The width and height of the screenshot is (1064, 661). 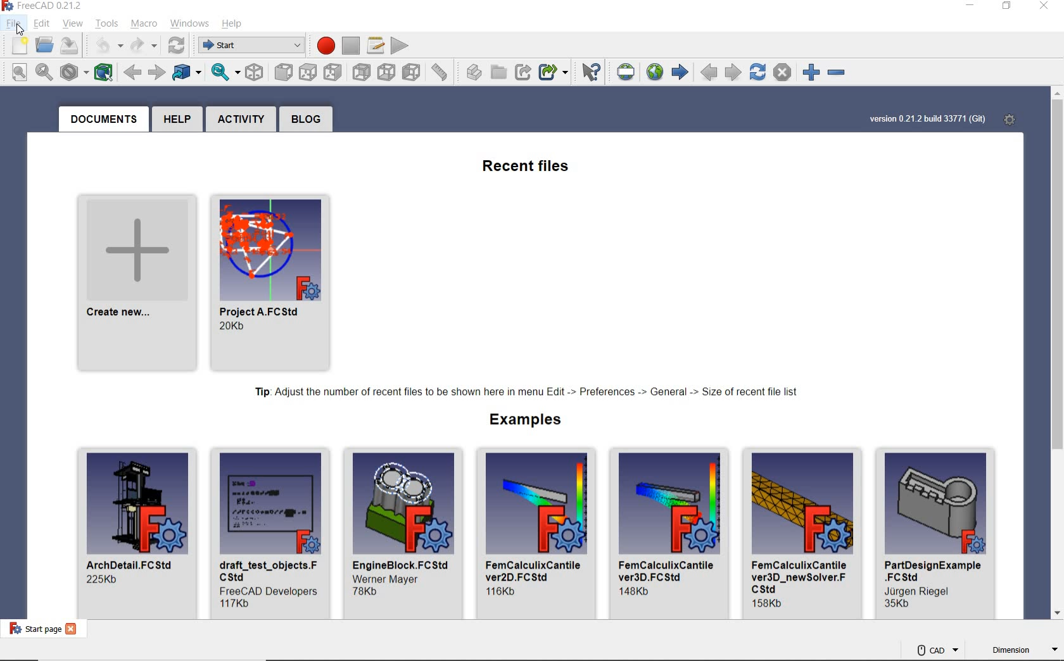 What do you see at coordinates (503, 591) in the screenshot?
I see `size` at bounding box center [503, 591].